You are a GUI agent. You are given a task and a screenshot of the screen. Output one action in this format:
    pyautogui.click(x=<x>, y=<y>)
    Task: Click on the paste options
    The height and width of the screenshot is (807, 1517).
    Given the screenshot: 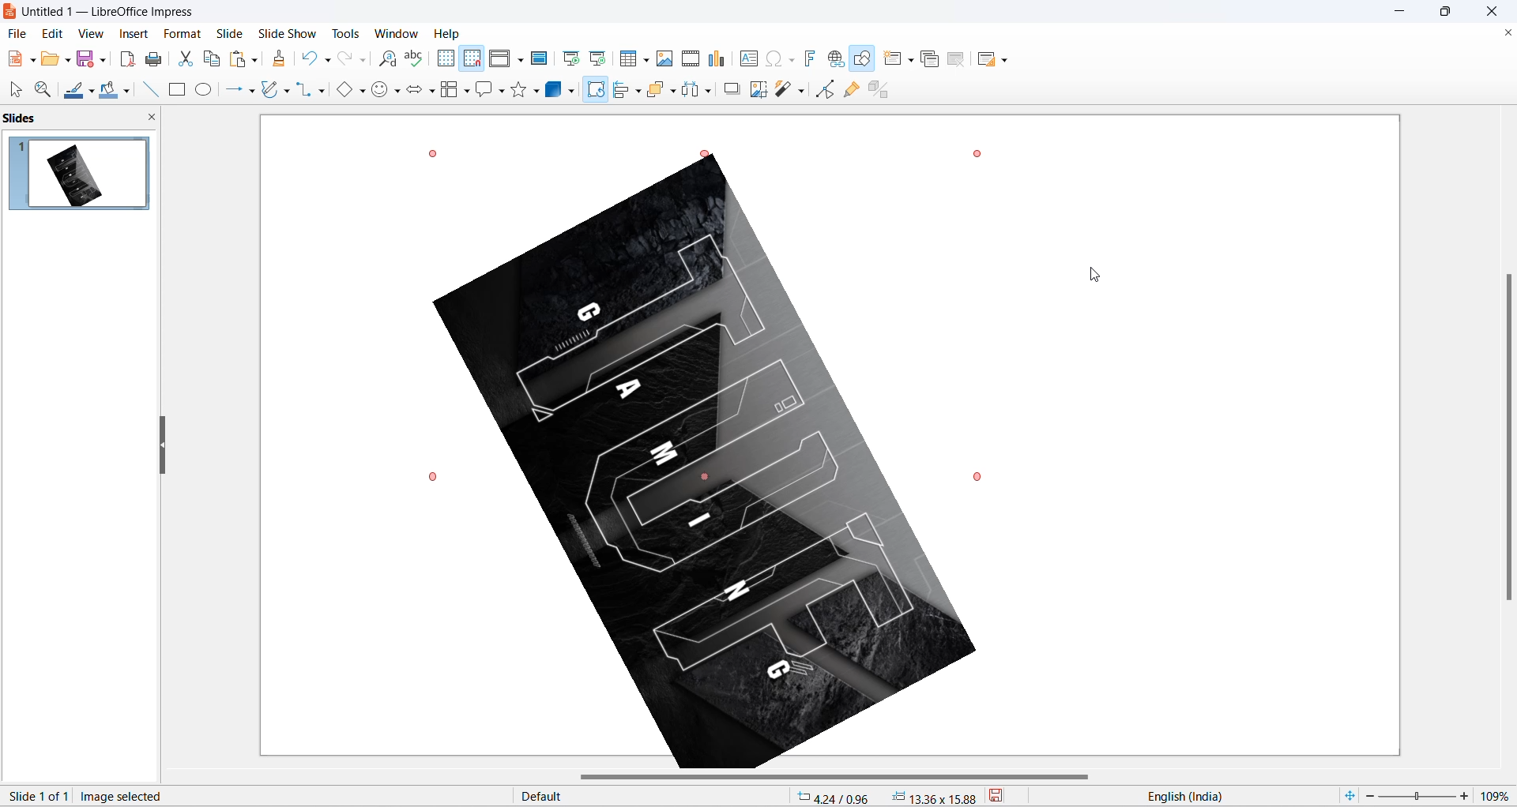 What is the action you would take?
    pyautogui.click(x=254, y=57)
    